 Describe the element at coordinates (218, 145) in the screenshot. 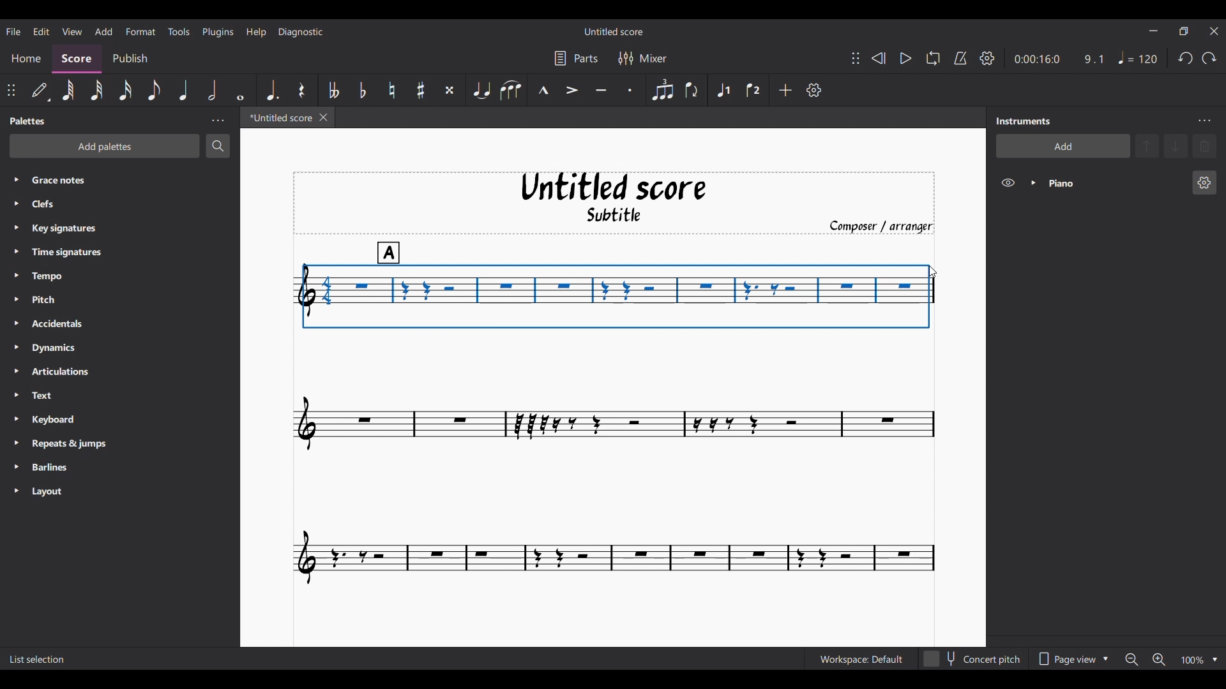

I see `Search` at that location.